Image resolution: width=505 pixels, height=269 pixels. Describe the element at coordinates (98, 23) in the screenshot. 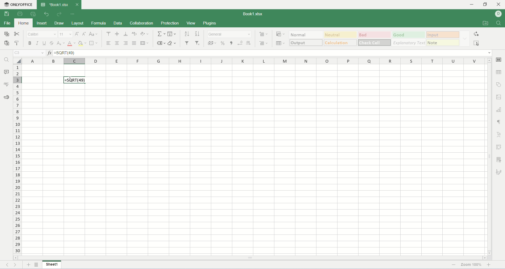

I see `formula` at that location.